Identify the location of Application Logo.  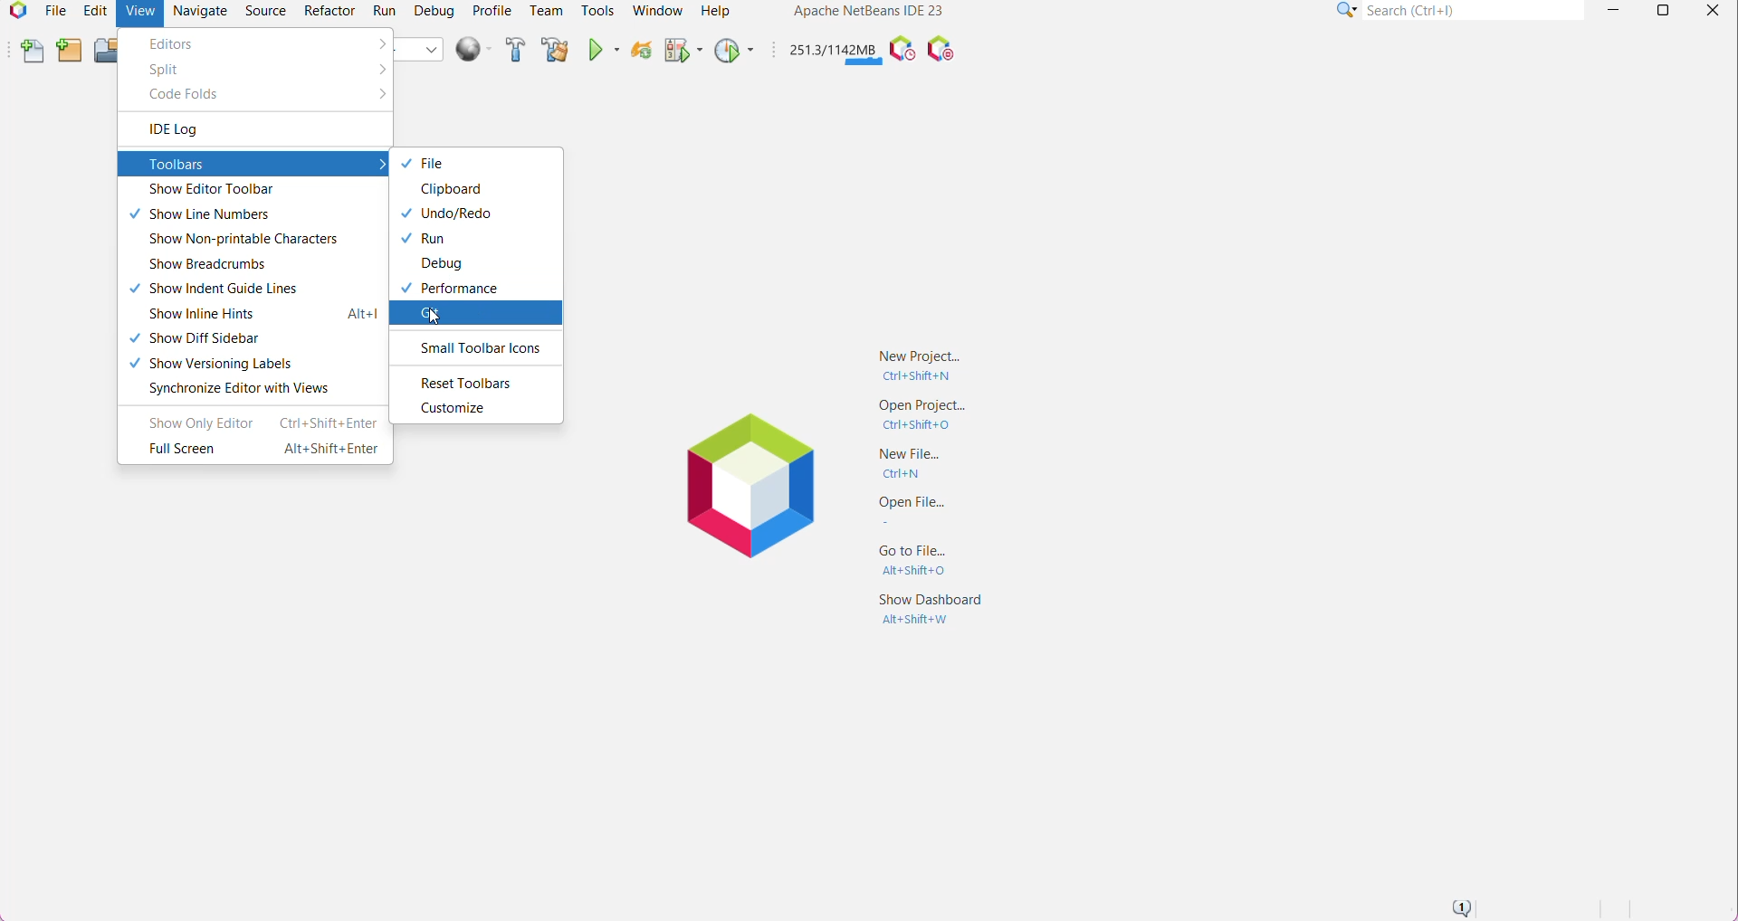
(744, 484).